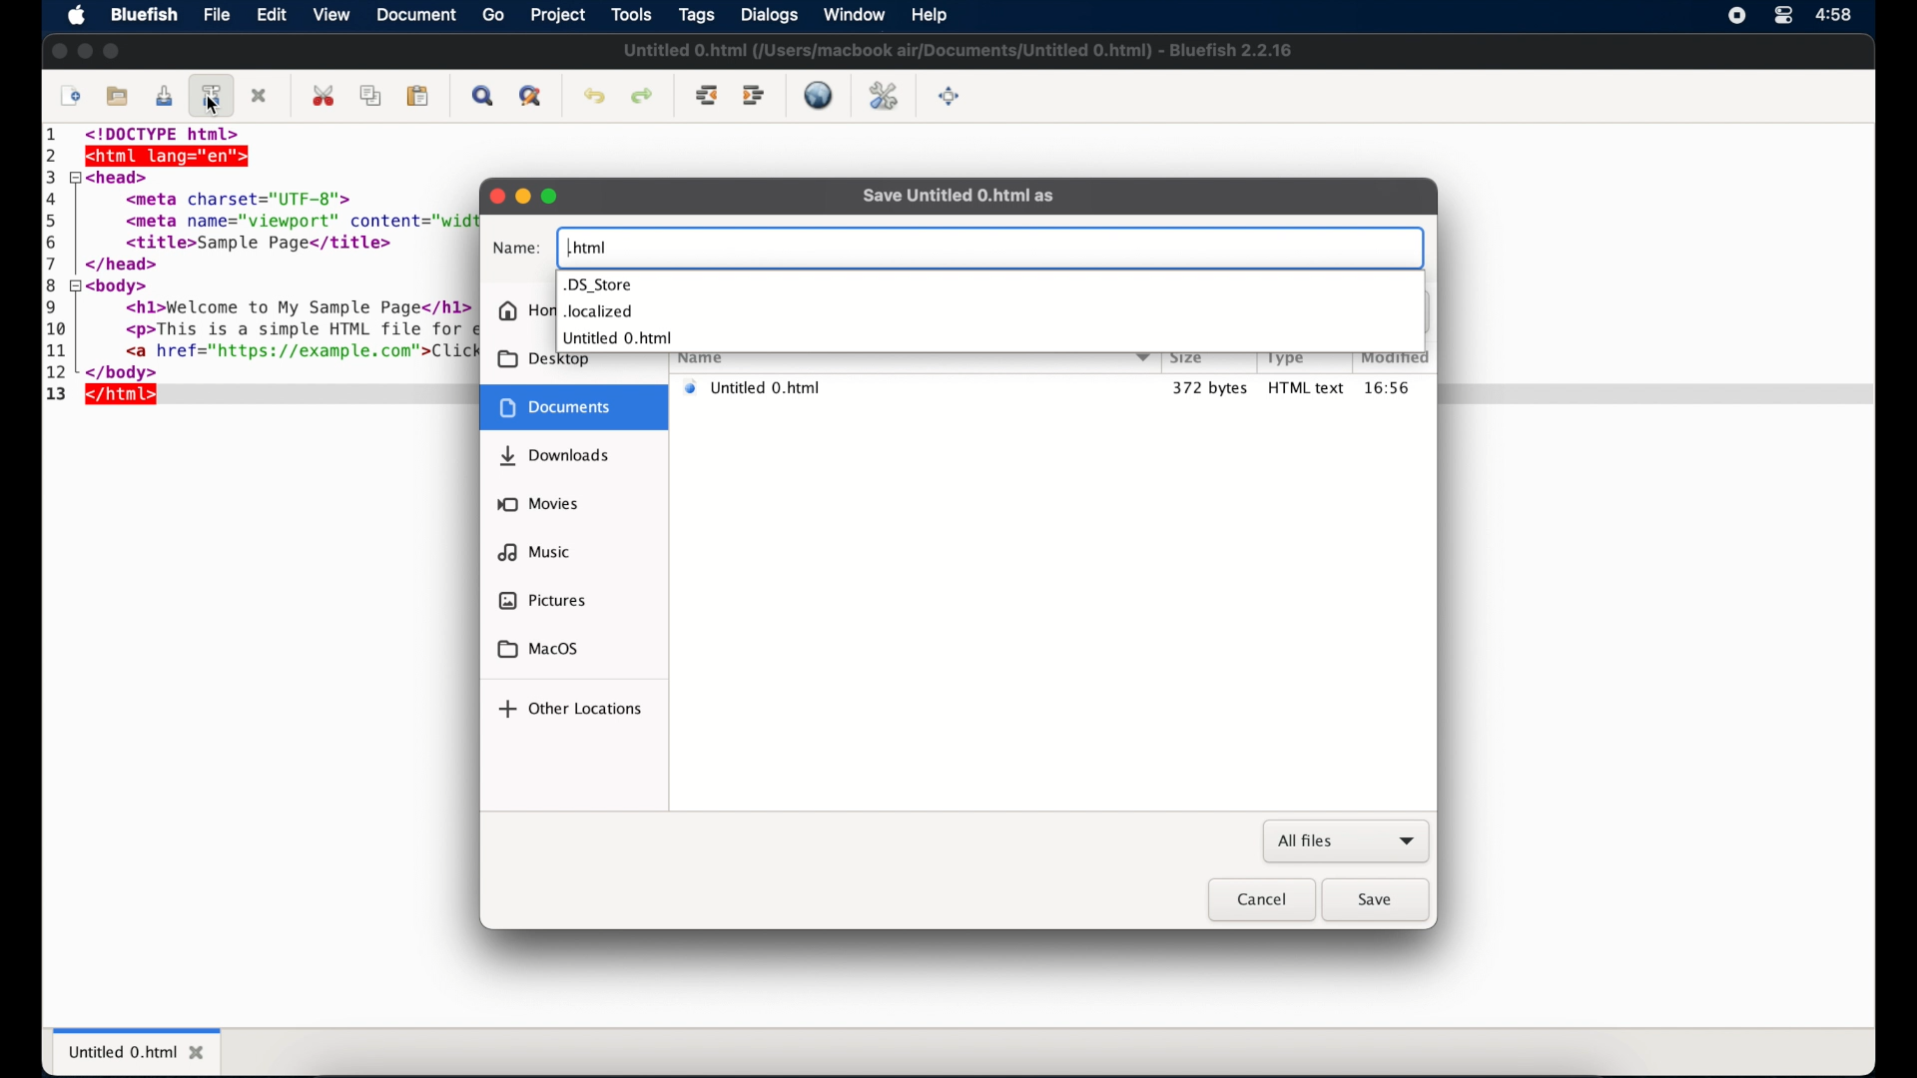 The image size is (1917, 1078). What do you see at coordinates (53, 198) in the screenshot?
I see `4` at bounding box center [53, 198].